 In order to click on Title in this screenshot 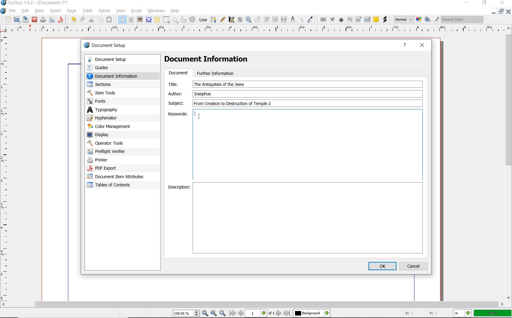, I will do `click(177, 84)`.